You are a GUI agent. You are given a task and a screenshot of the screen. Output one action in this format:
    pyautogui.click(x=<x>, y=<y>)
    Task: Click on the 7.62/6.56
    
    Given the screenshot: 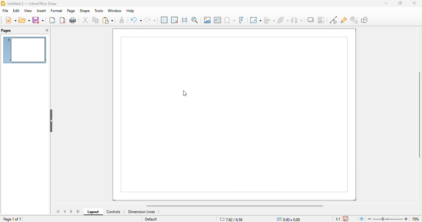 What is the action you would take?
    pyautogui.click(x=232, y=219)
    